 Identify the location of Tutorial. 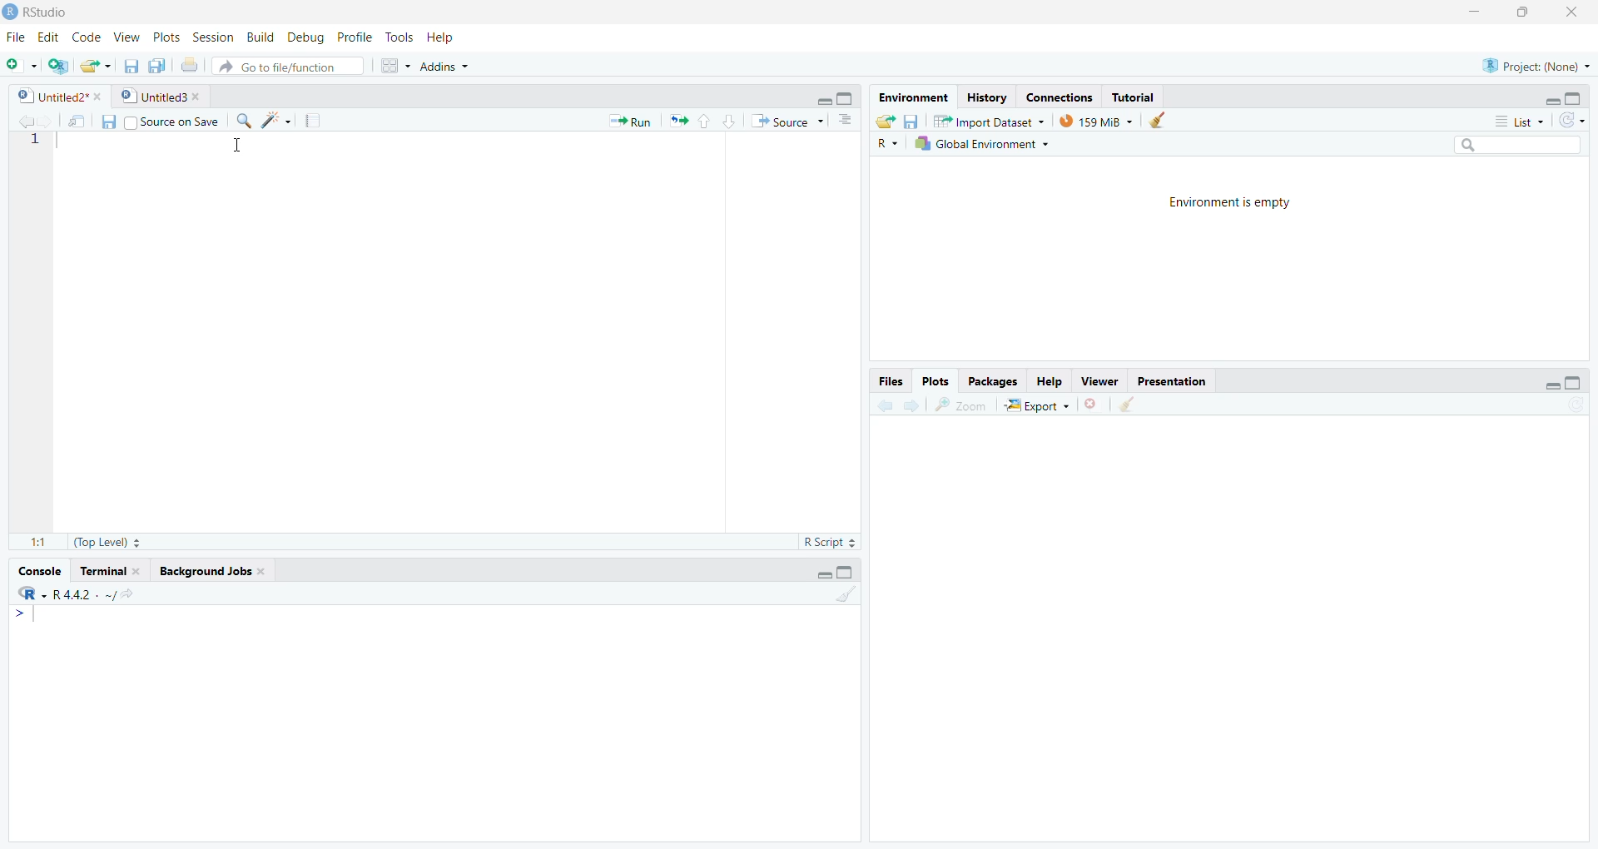
(1131, 97).